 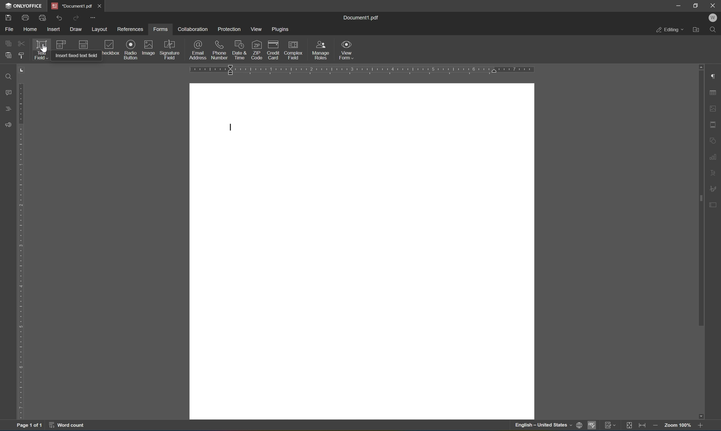 What do you see at coordinates (714, 172) in the screenshot?
I see `text art settings` at bounding box center [714, 172].